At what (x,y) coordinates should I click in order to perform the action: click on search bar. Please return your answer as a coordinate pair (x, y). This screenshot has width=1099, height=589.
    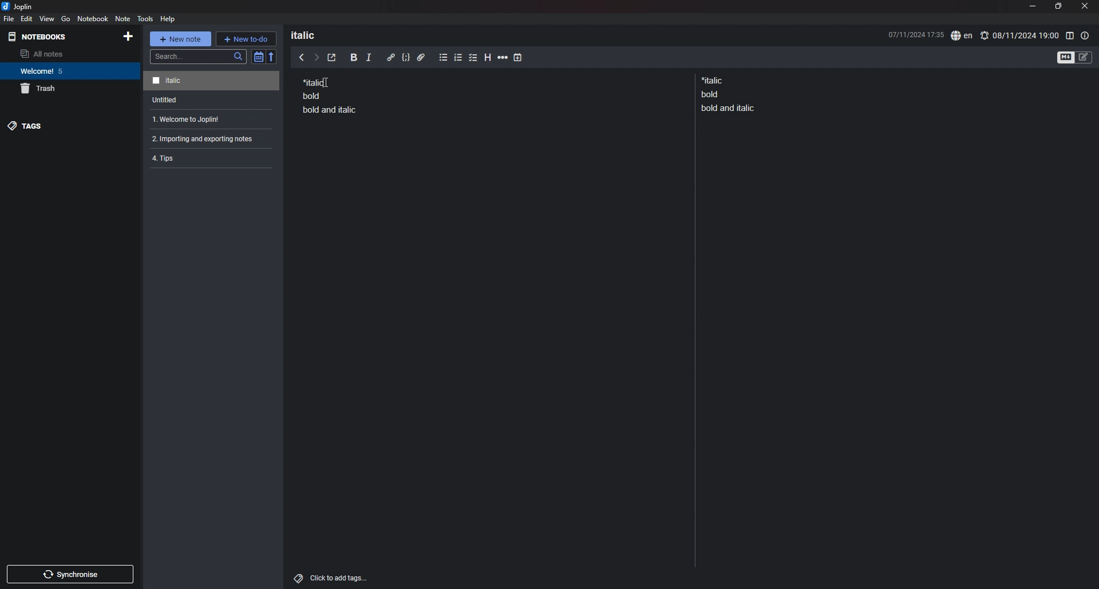
    Looking at the image, I should click on (199, 57).